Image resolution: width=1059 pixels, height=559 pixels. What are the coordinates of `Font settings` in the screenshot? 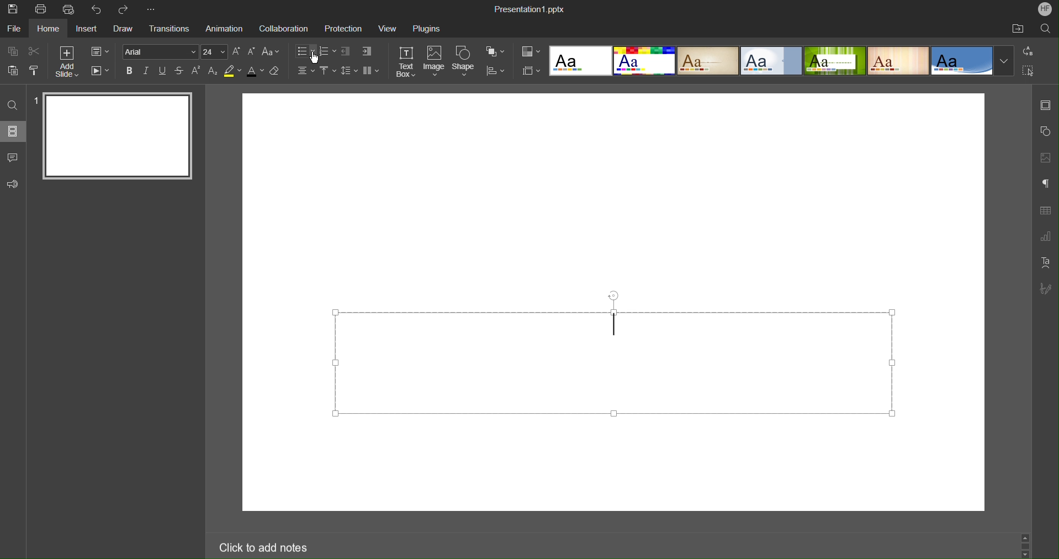 It's located at (176, 51).